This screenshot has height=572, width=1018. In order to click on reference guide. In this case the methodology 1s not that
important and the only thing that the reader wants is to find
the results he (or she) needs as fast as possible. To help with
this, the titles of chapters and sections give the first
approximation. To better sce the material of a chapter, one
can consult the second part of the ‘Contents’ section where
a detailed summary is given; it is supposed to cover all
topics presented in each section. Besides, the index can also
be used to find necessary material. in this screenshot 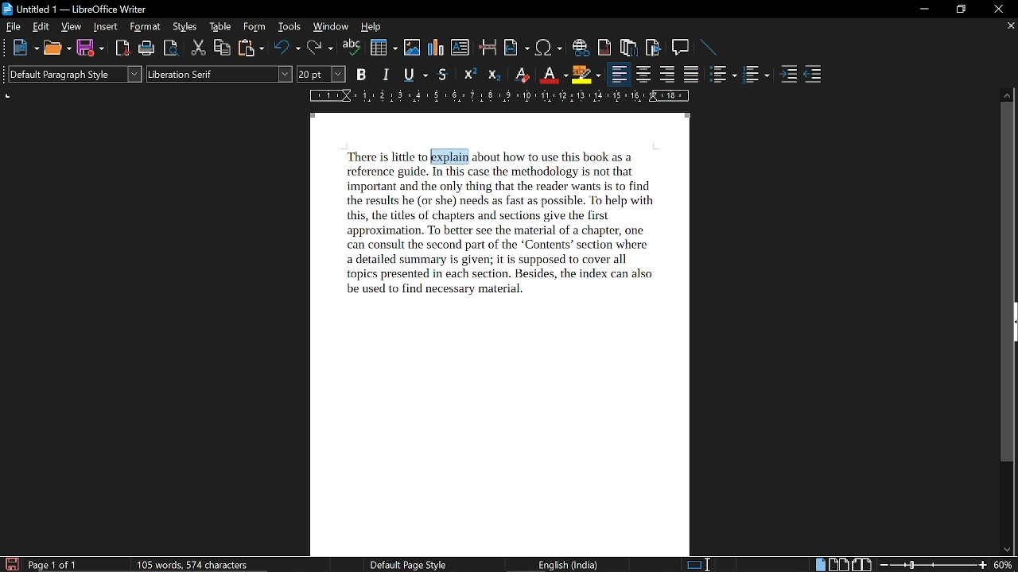, I will do `click(499, 231)`.